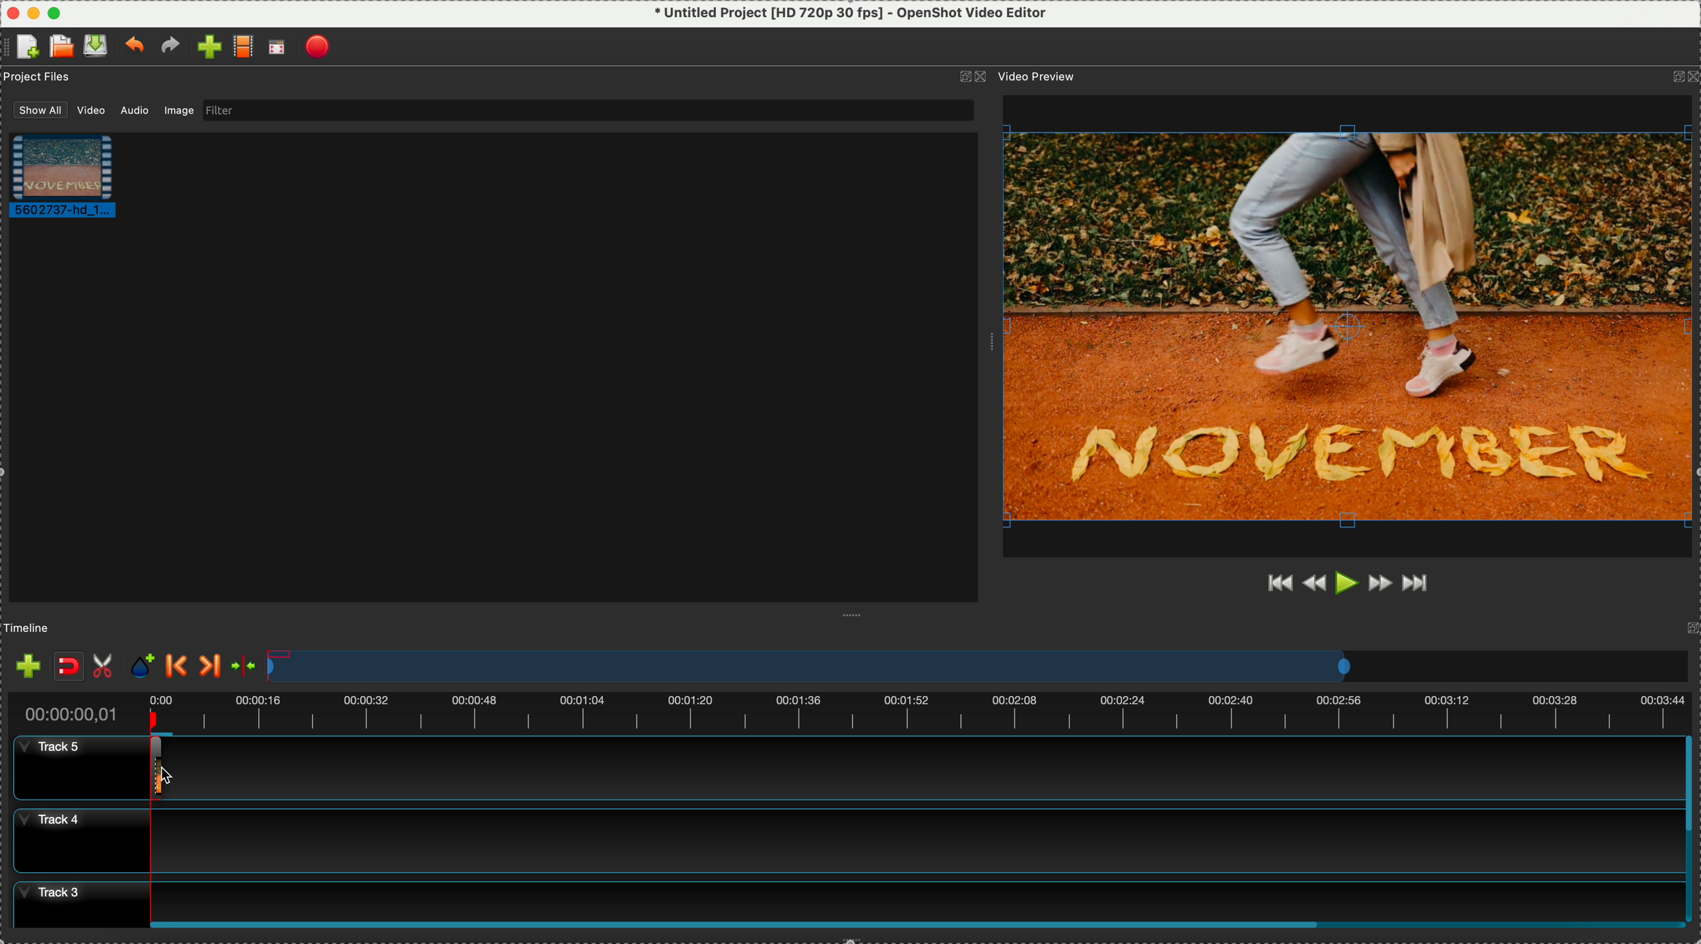 The height and width of the screenshot is (944, 1701). What do you see at coordinates (61, 46) in the screenshot?
I see `open a recent file` at bounding box center [61, 46].